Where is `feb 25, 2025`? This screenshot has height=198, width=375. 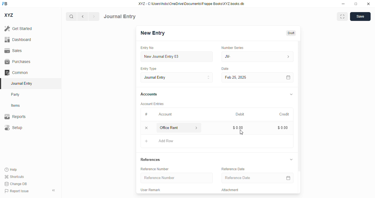
feb 25, 2025 is located at coordinates (250, 78).